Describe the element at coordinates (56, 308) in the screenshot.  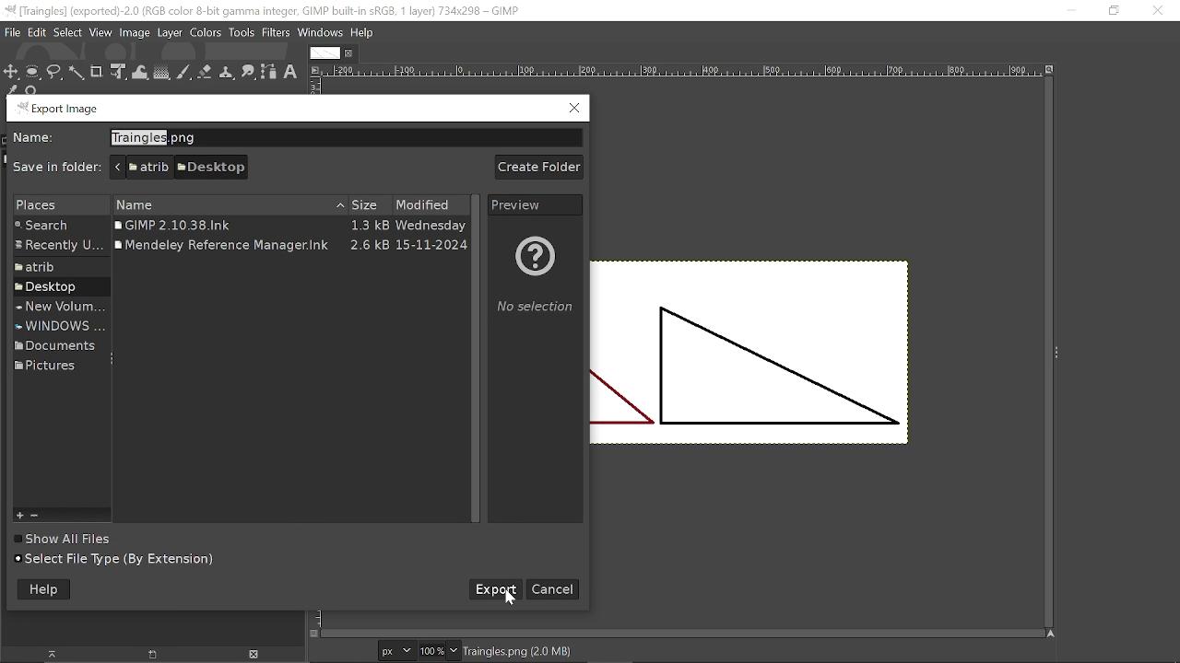
I see `folder` at that location.